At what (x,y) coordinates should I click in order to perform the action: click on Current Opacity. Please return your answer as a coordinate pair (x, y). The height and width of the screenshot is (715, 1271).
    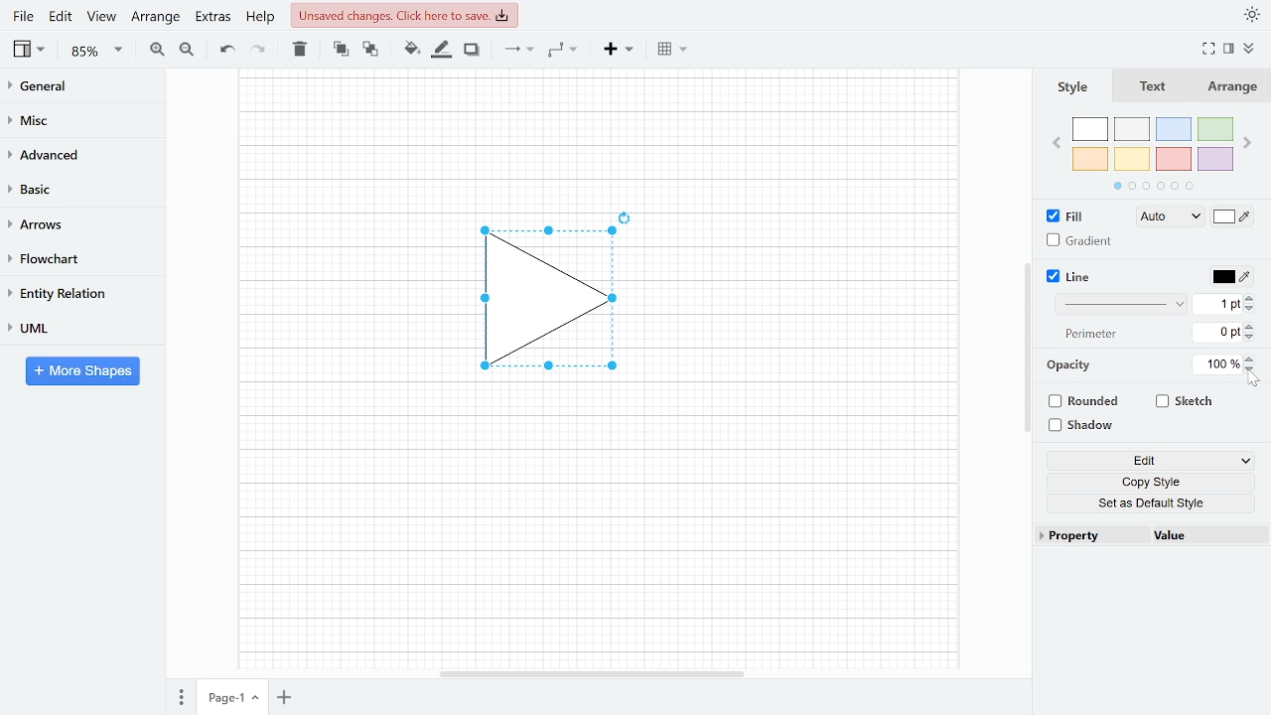
    Looking at the image, I should click on (1214, 363).